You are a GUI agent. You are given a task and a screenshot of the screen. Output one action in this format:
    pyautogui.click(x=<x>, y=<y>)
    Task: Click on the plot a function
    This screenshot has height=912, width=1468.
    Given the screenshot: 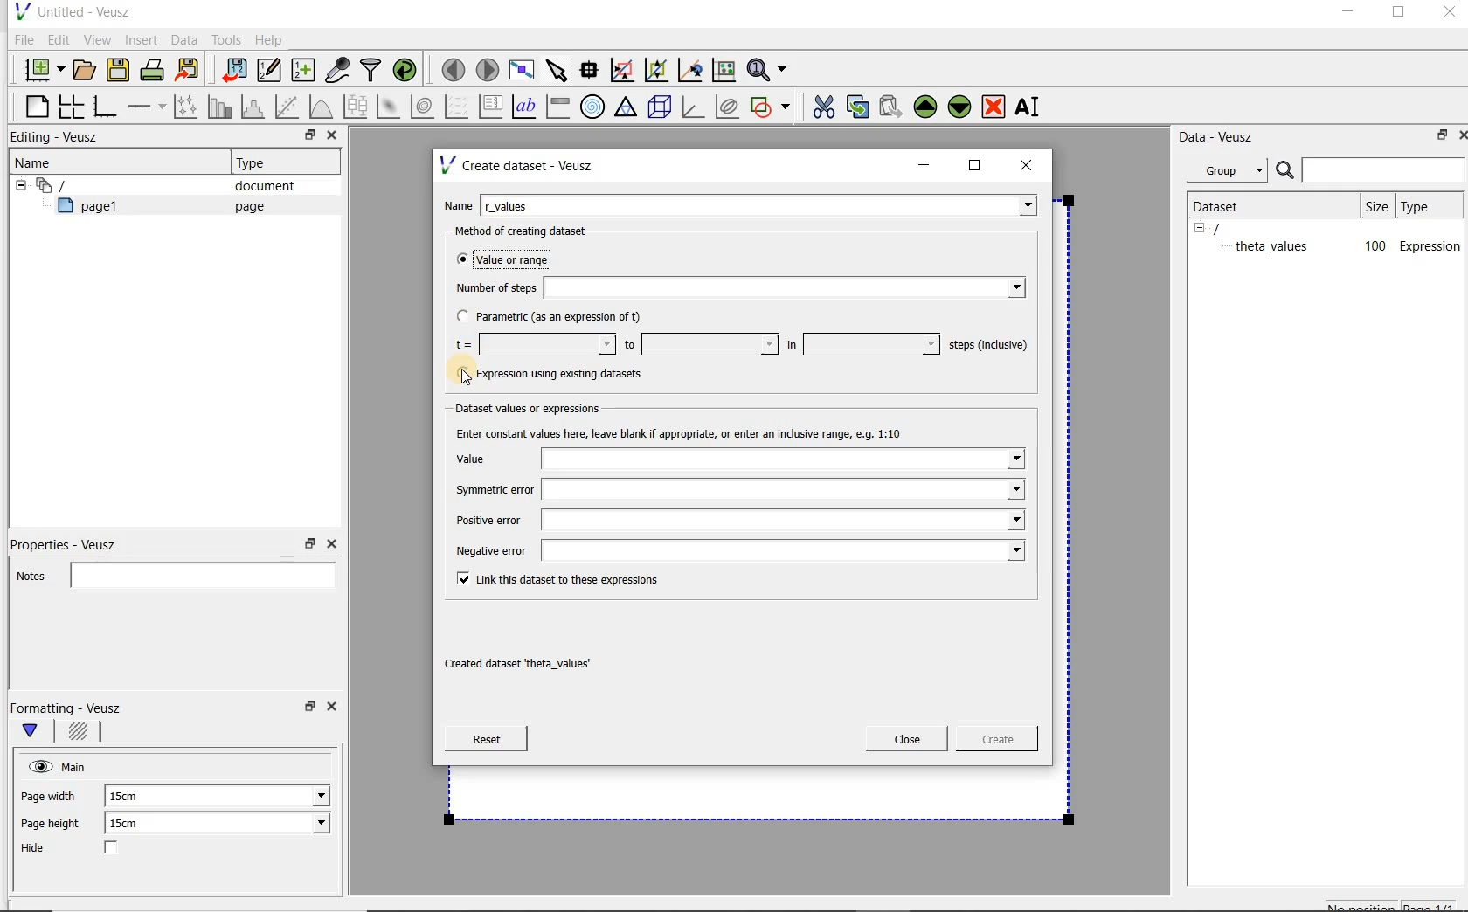 What is the action you would take?
    pyautogui.click(x=320, y=107)
    